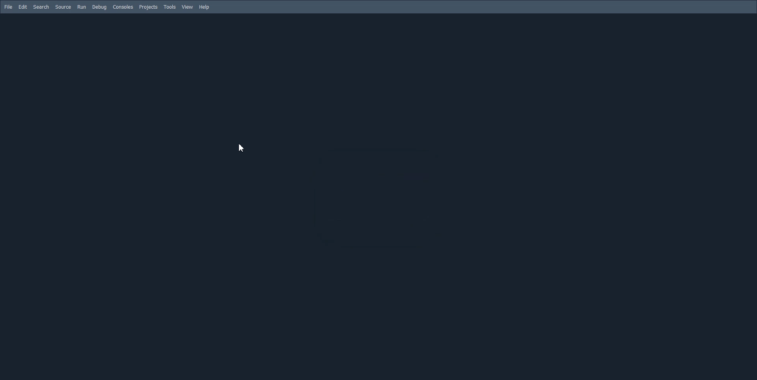  I want to click on Consoled, so click(123, 7).